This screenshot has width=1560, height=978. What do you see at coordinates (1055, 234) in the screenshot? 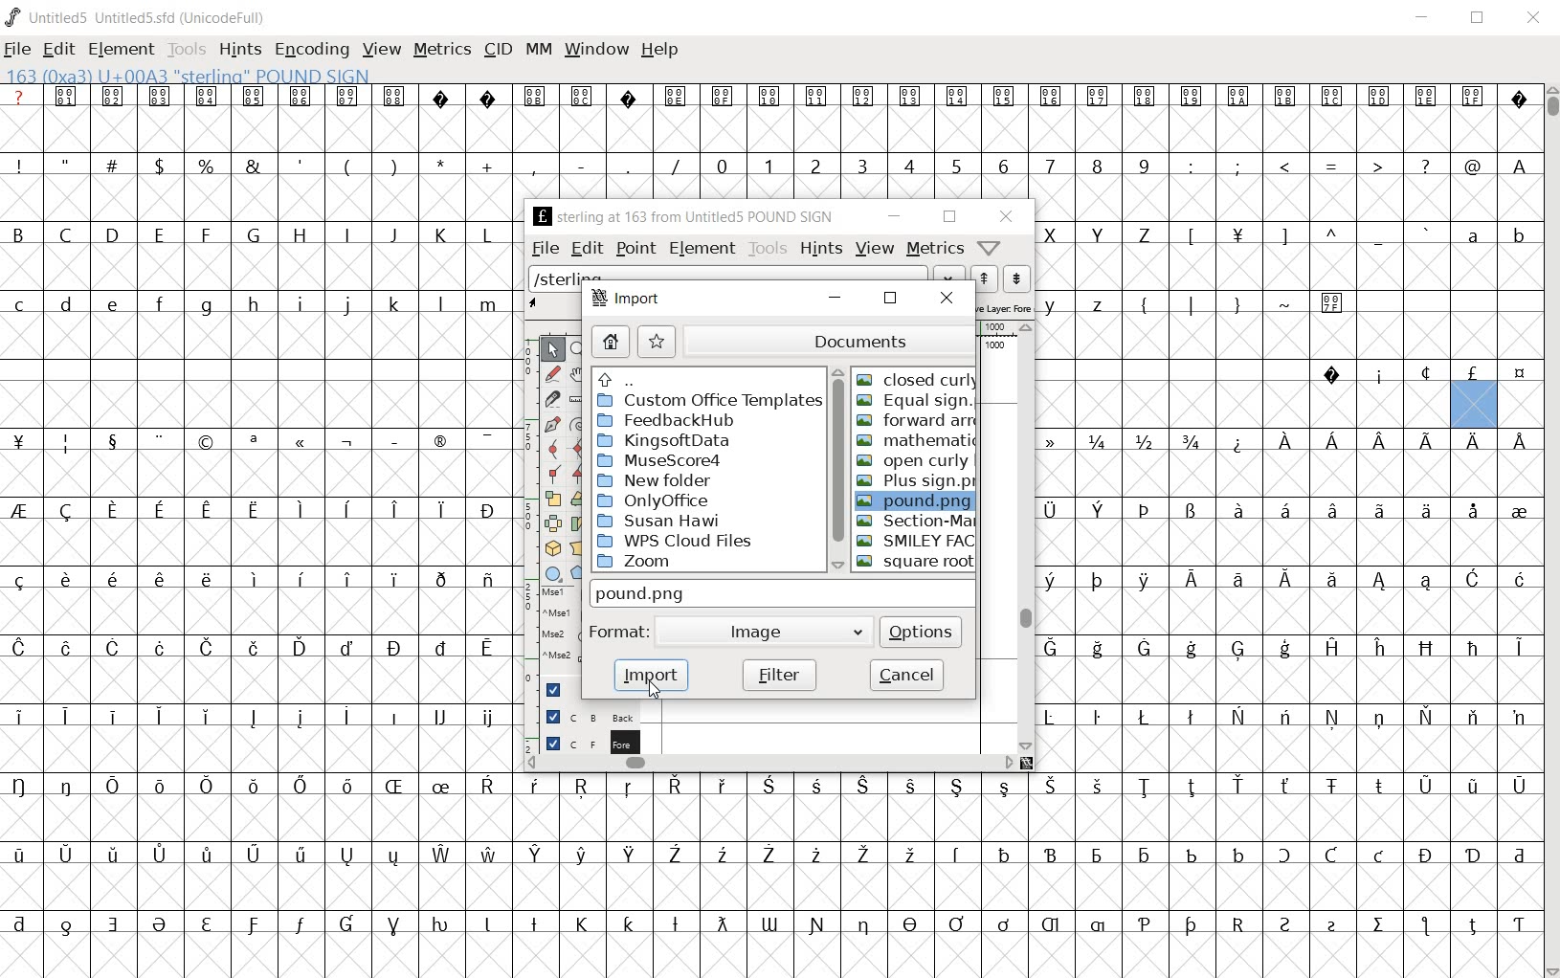
I see `X` at bounding box center [1055, 234].